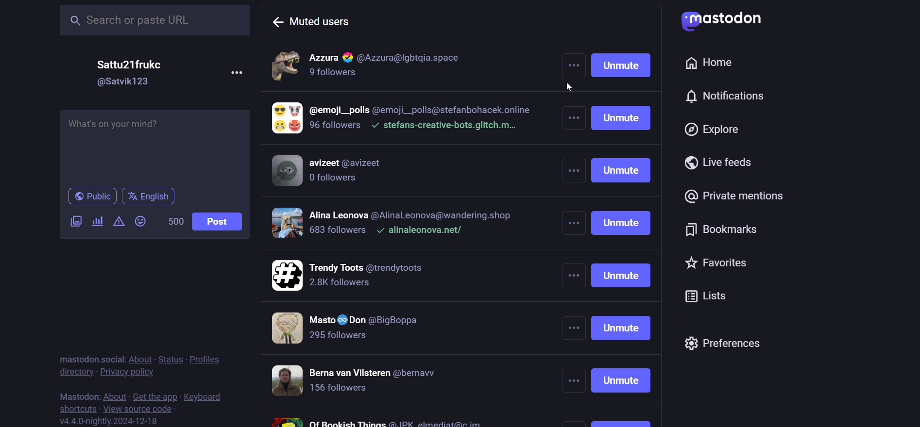 The height and width of the screenshot is (427, 920). What do you see at coordinates (154, 394) in the screenshot?
I see `get the app` at bounding box center [154, 394].